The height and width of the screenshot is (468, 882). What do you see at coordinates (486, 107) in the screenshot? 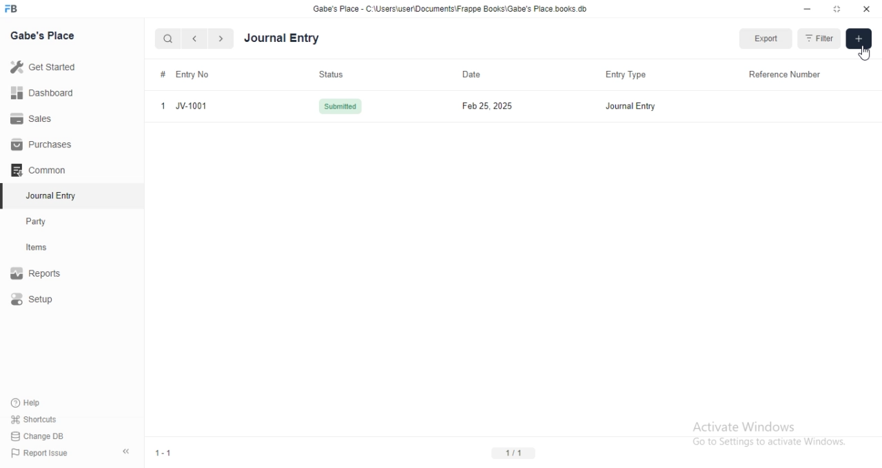
I see `Feb 25, 2025` at bounding box center [486, 107].